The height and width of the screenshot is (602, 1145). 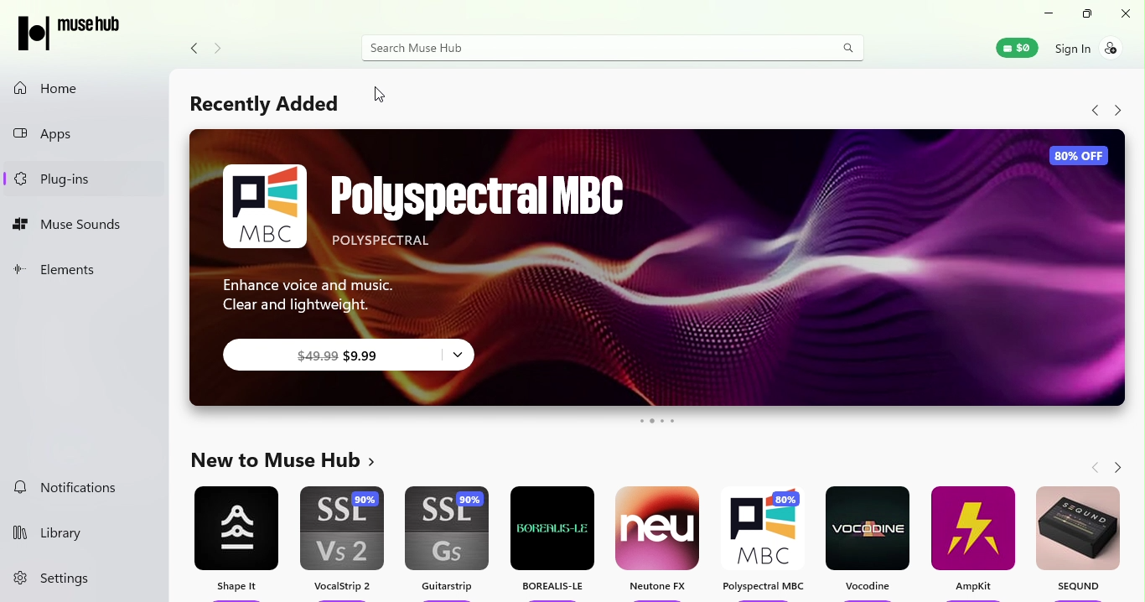 What do you see at coordinates (72, 489) in the screenshot?
I see `Notifictions` at bounding box center [72, 489].